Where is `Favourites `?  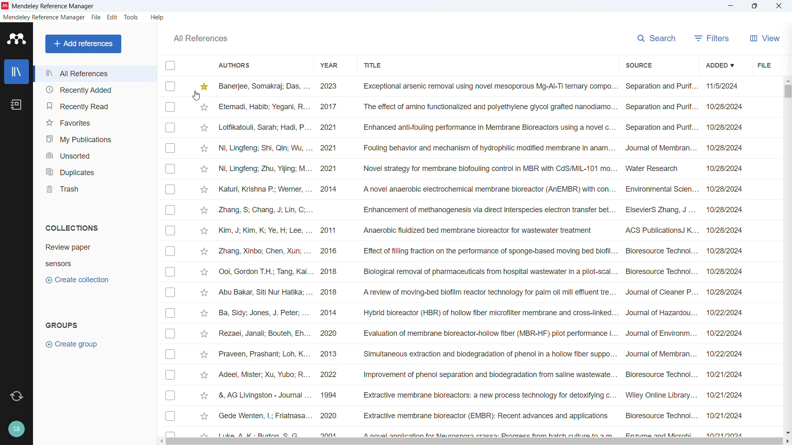
Favourites  is located at coordinates (94, 121).